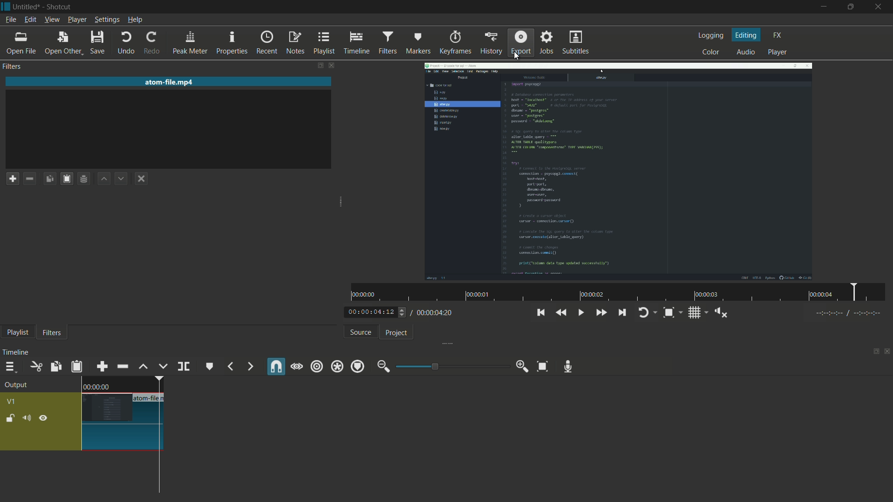 This screenshot has width=893, height=502. What do you see at coordinates (23, 42) in the screenshot?
I see `open file` at bounding box center [23, 42].